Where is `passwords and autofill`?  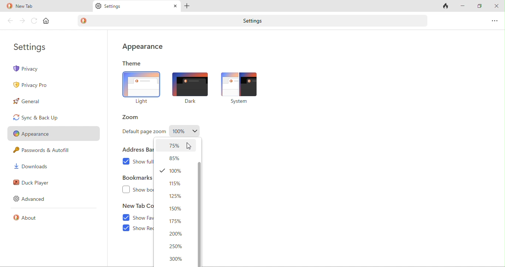
passwords and autofill is located at coordinates (47, 151).